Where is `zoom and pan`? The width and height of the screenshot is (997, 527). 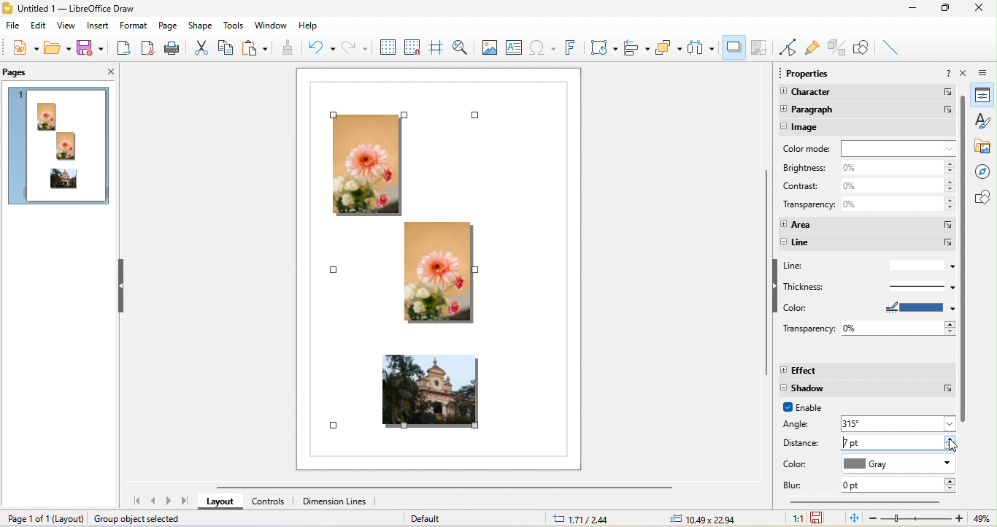 zoom and pan is located at coordinates (461, 47).